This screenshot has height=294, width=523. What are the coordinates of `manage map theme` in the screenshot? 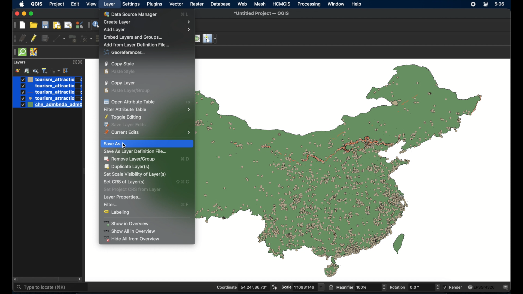 It's located at (35, 71).